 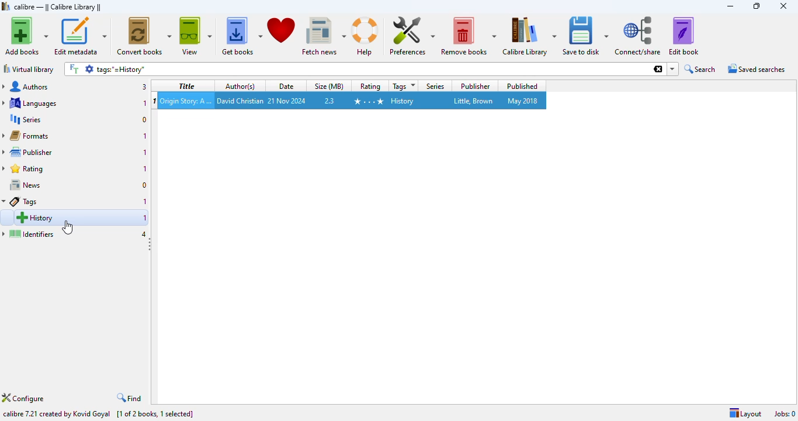 I want to click on 4 stars, so click(x=370, y=101).